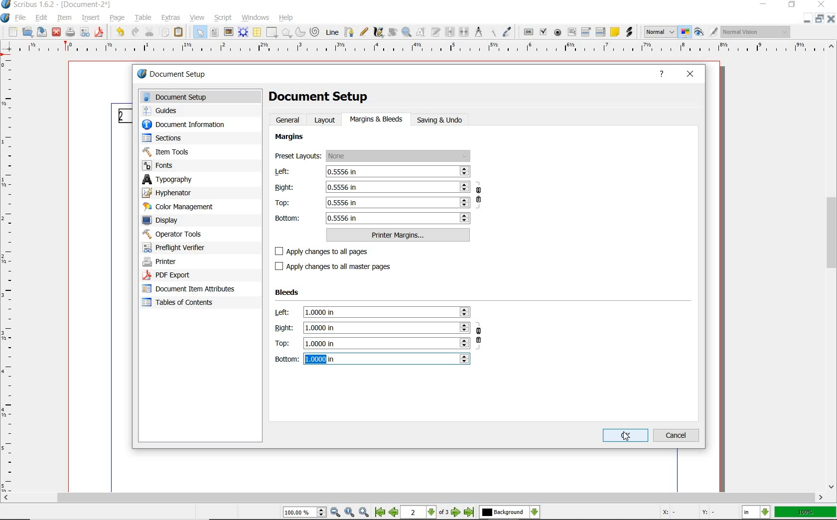  Describe the element at coordinates (257, 32) in the screenshot. I see `table` at that location.